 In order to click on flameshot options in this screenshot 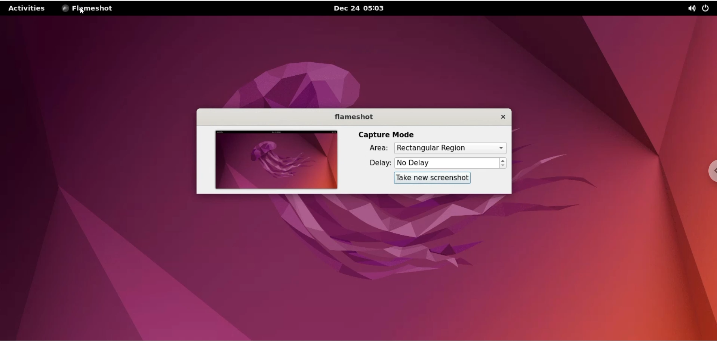, I will do `click(89, 8)`.